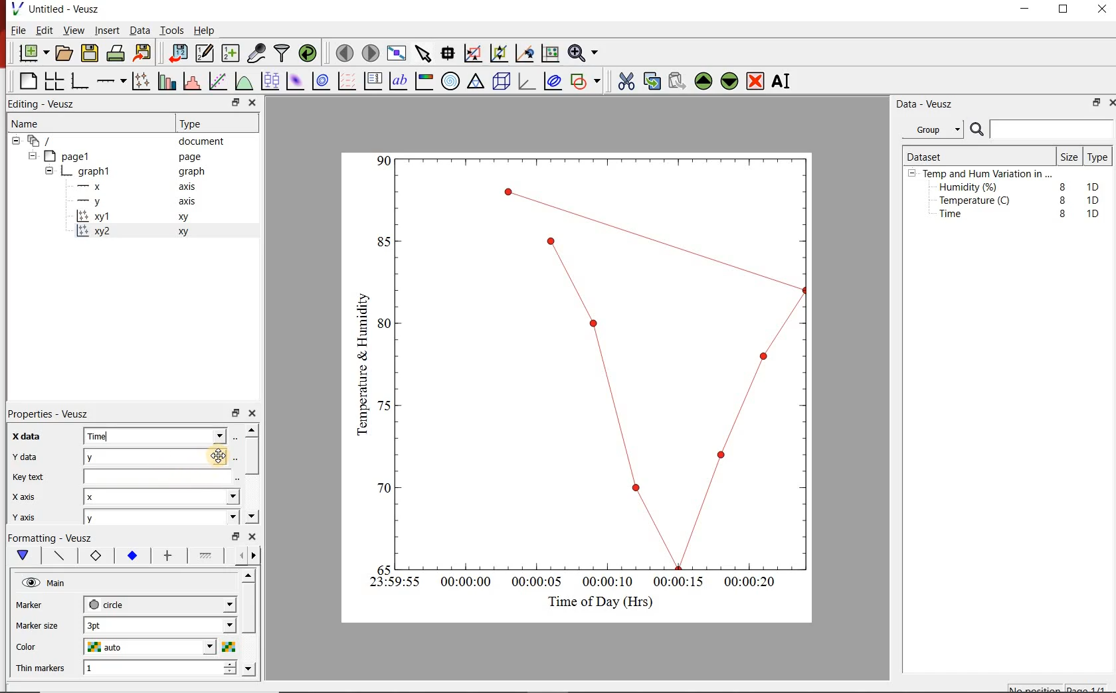 The image size is (1116, 693). I want to click on plot key, so click(375, 81).